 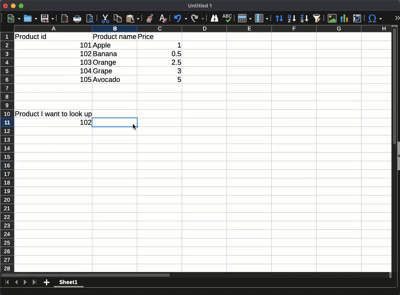 I want to click on maximize, so click(x=21, y=6).